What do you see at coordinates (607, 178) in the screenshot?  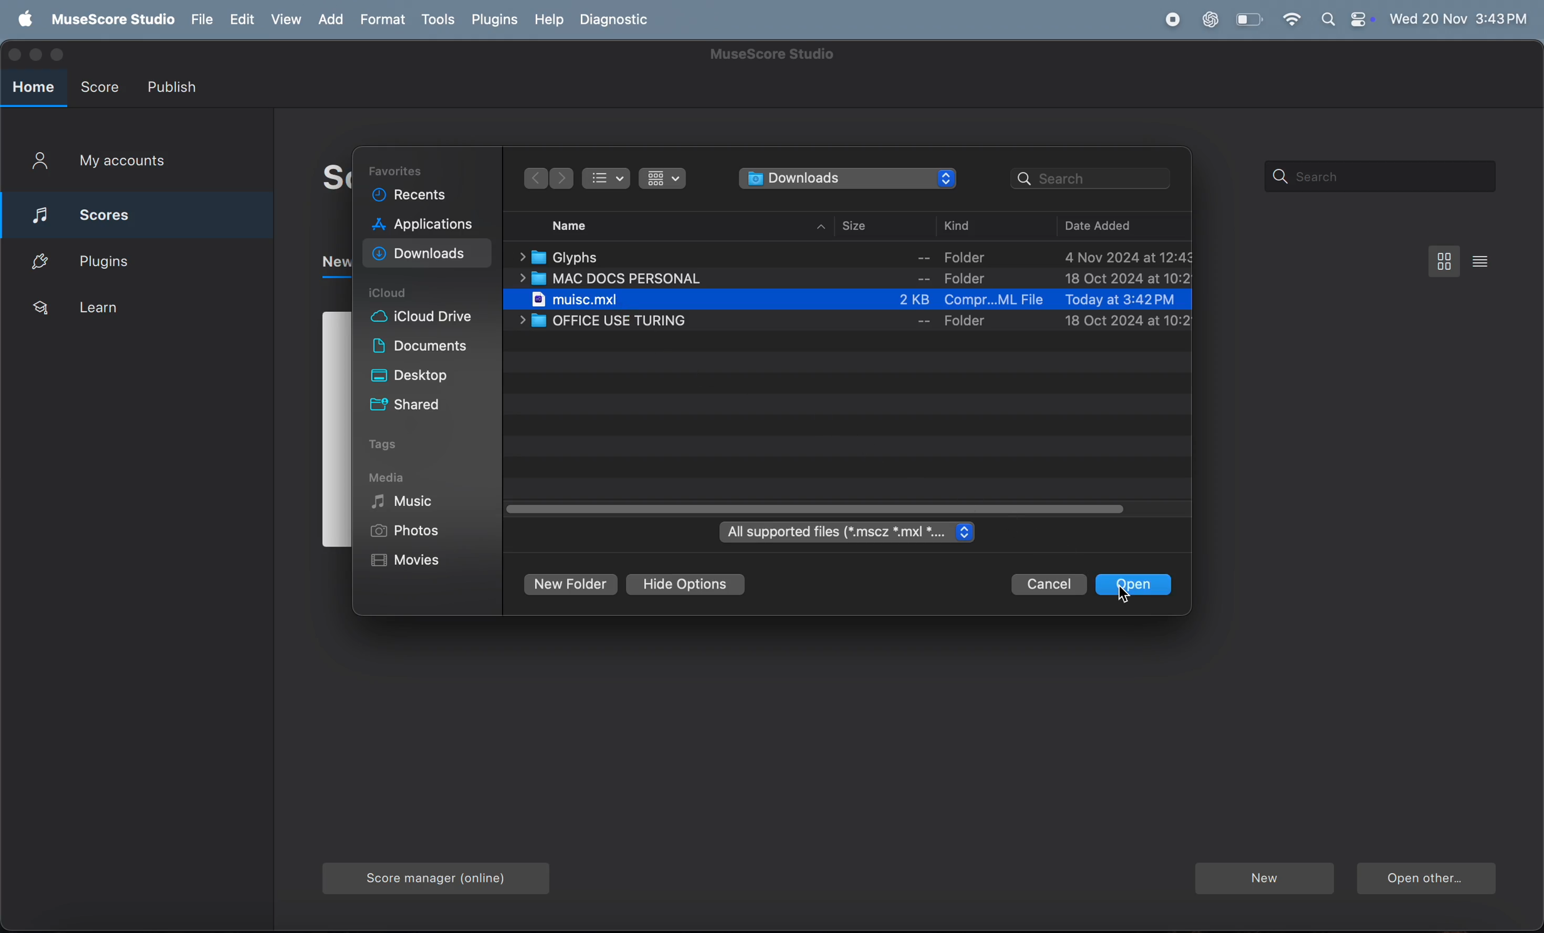 I see `show item as list` at bounding box center [607, 178].